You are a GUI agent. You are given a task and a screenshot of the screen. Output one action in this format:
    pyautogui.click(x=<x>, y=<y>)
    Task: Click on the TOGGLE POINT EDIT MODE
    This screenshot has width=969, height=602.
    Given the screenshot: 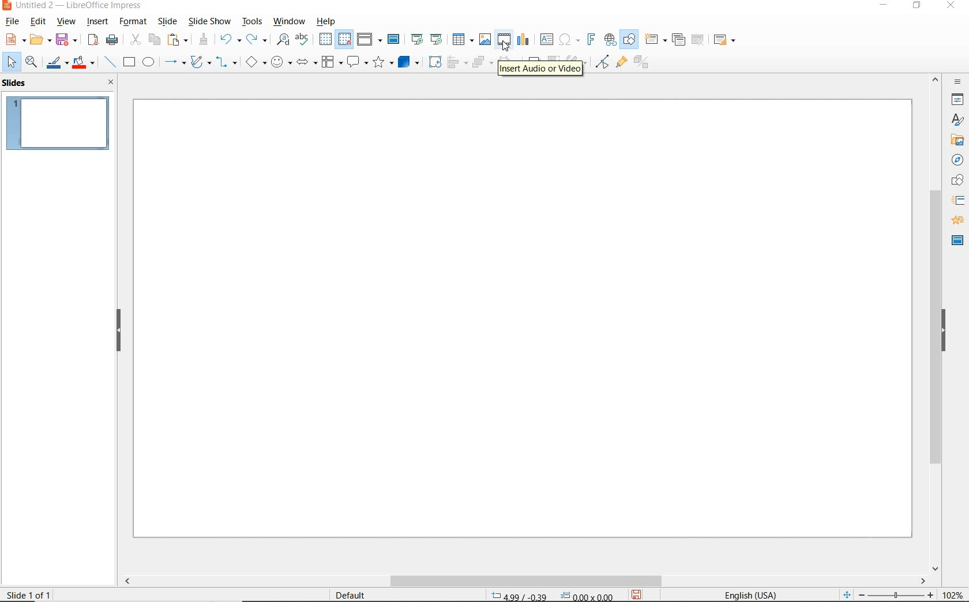 What is the action you would take?
    pyautogui.click(x=603, y=62)
    